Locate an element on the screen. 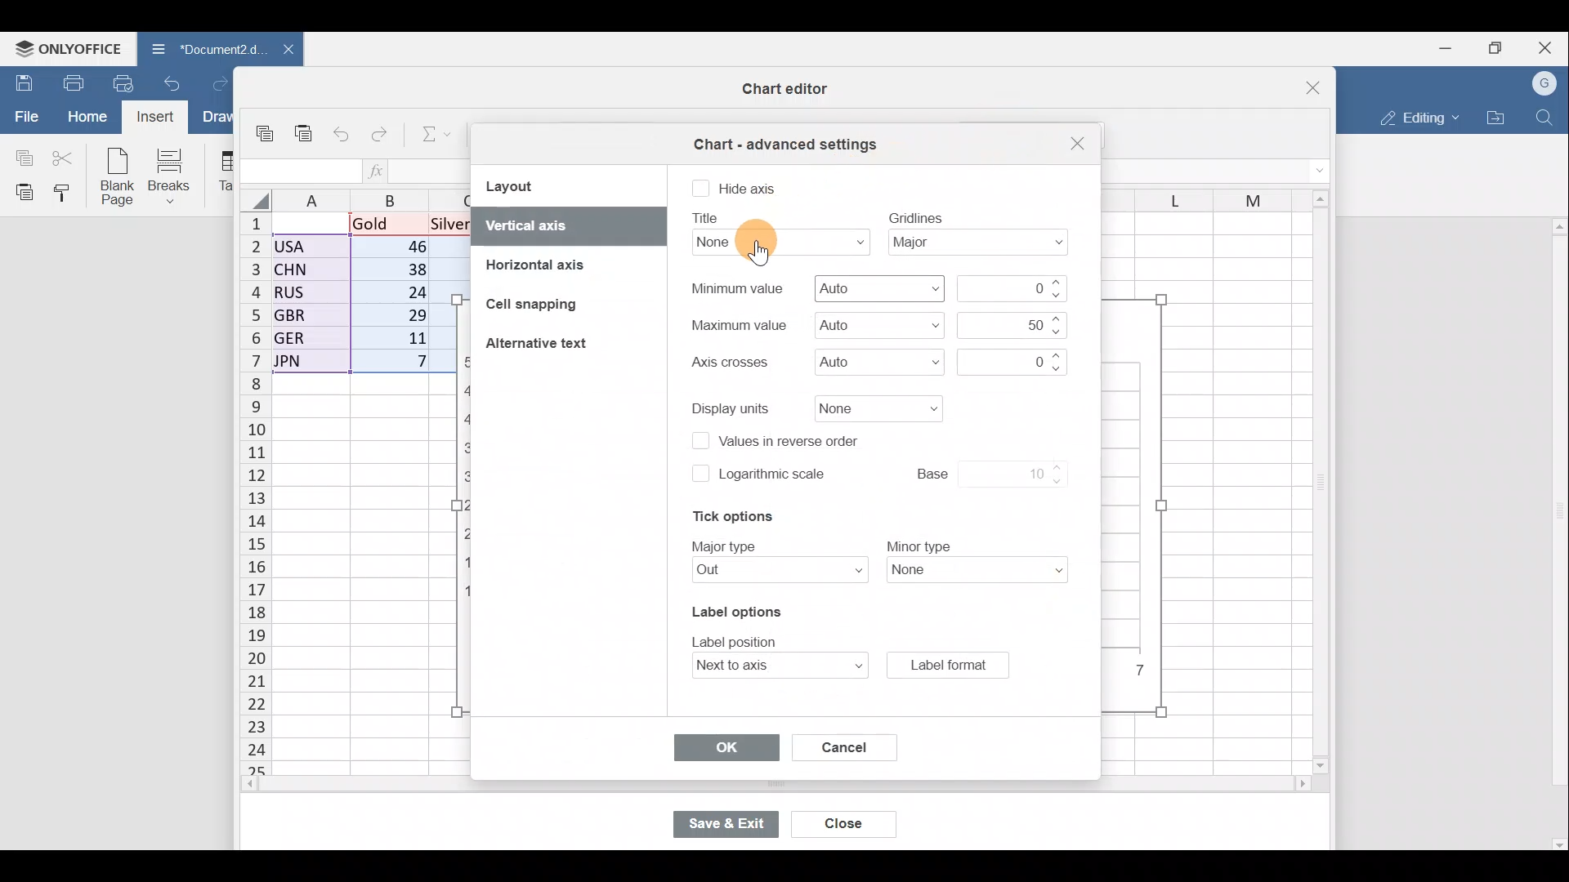 Image resolution: width=1569 pixels, height=882 pixels. Close is located at coordinates (1548, 45).